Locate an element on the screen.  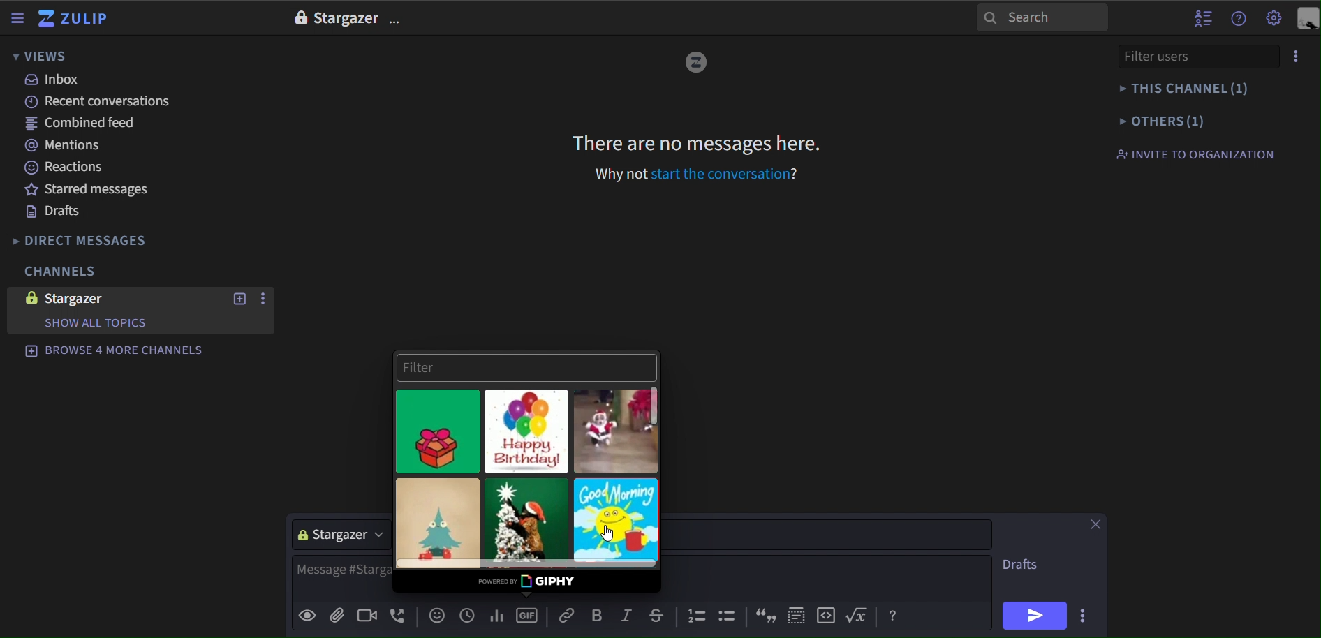
icon is located at coordinates (730, 618).